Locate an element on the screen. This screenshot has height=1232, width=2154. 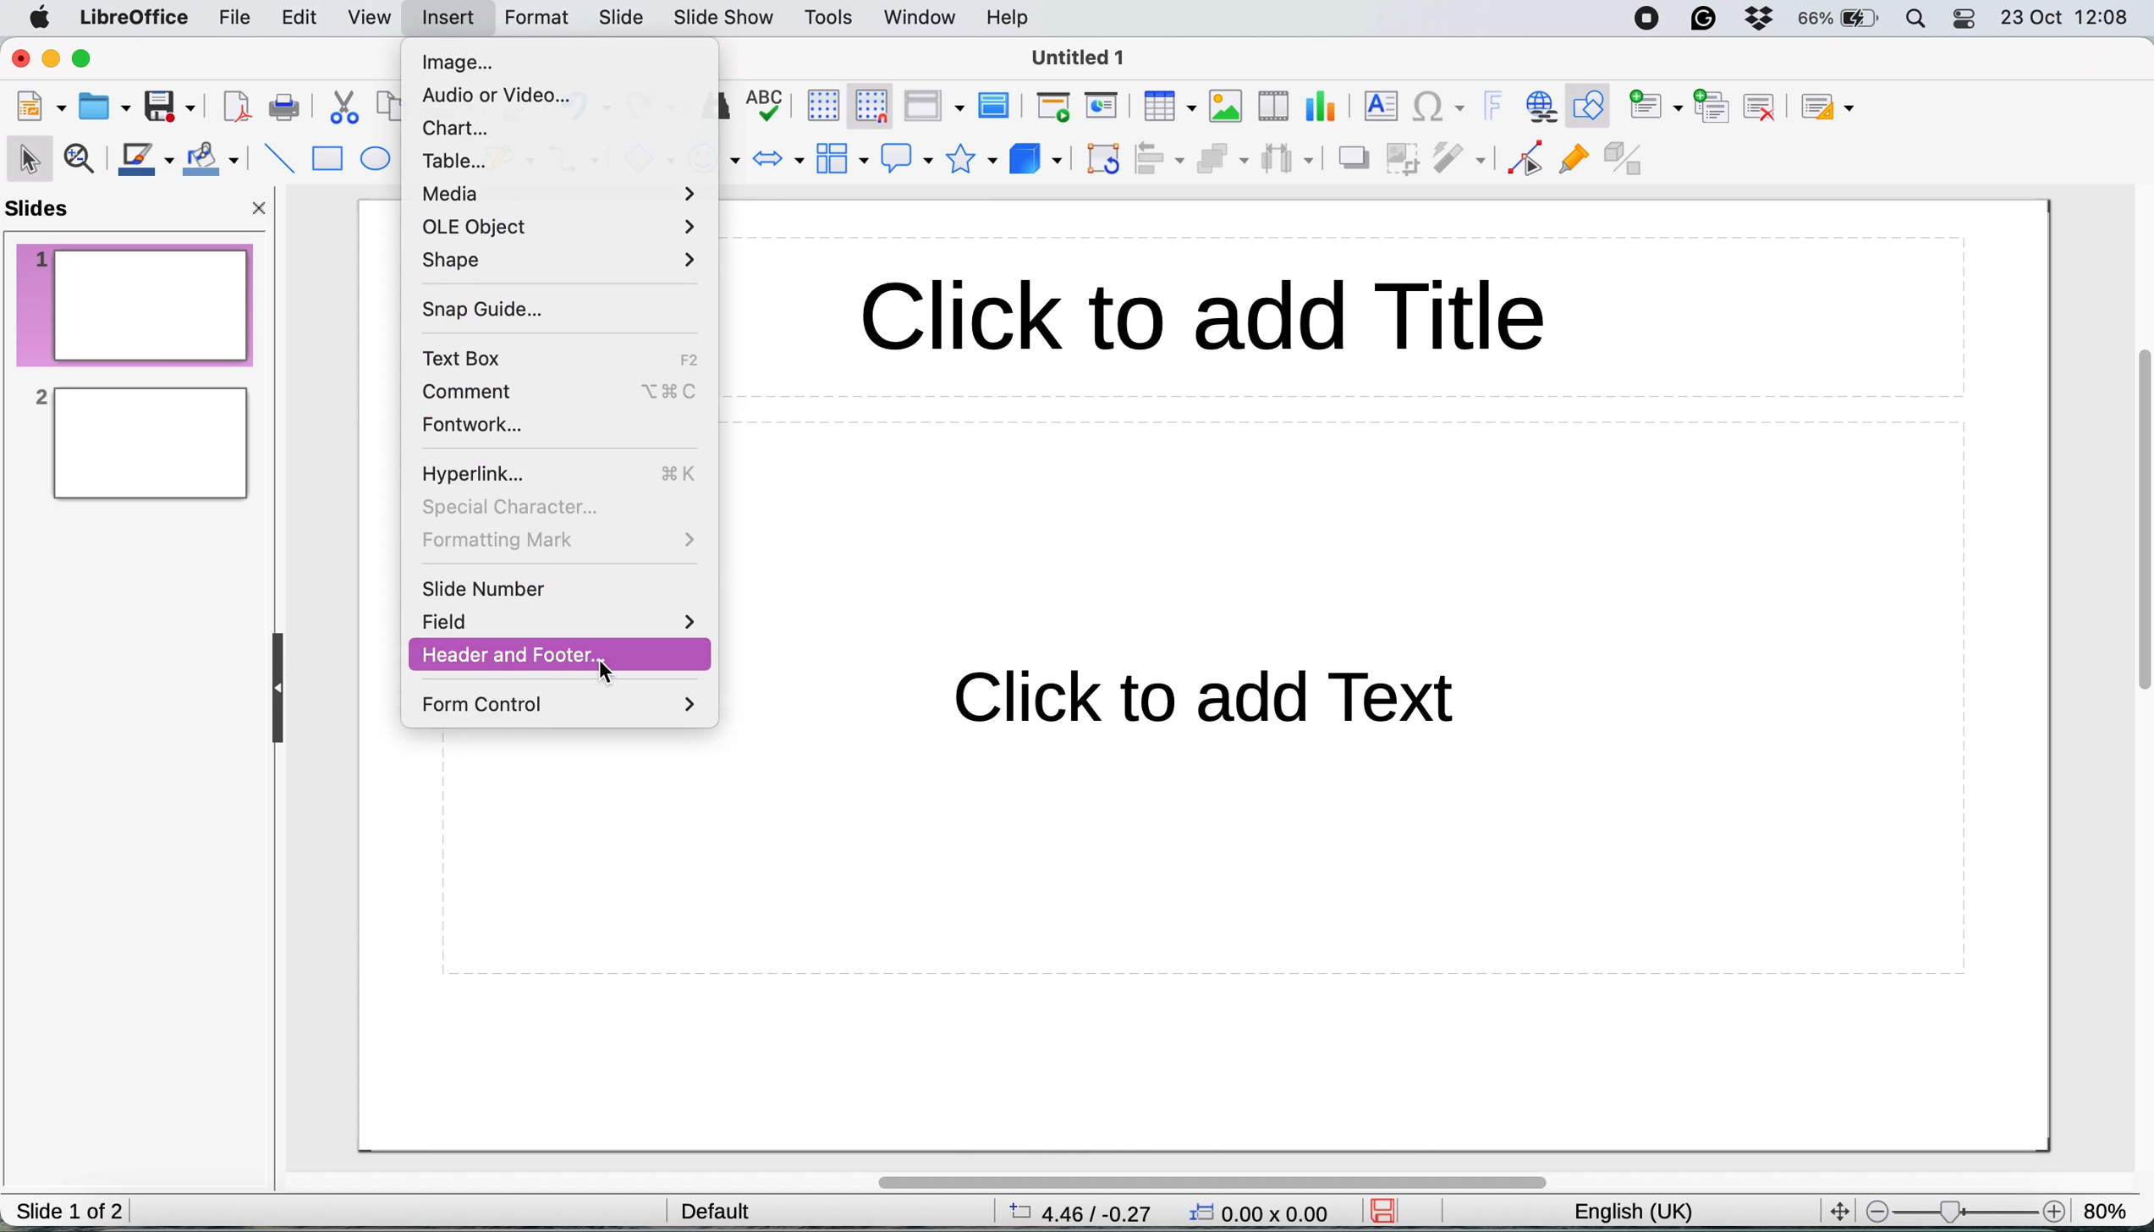
slides is located at coordinates (45, 210).